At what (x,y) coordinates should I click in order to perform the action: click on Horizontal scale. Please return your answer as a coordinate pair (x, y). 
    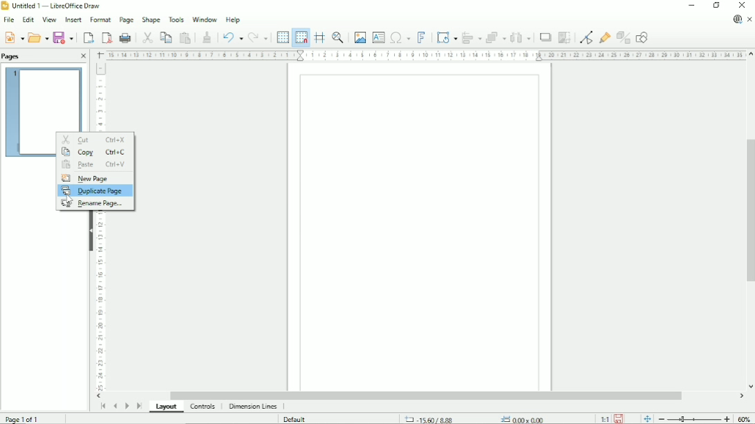
    Looking at the image, I should click on (425, 55).